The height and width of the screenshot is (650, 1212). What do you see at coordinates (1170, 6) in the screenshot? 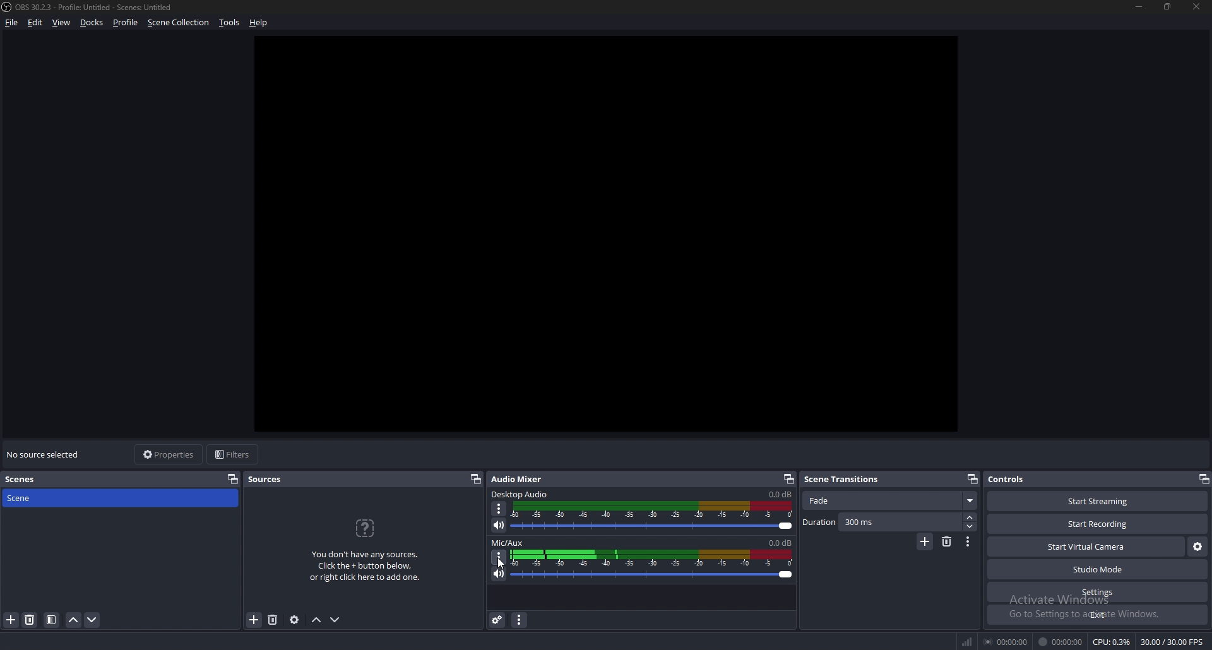
I see `resize` at bounding box center [1170, 6].